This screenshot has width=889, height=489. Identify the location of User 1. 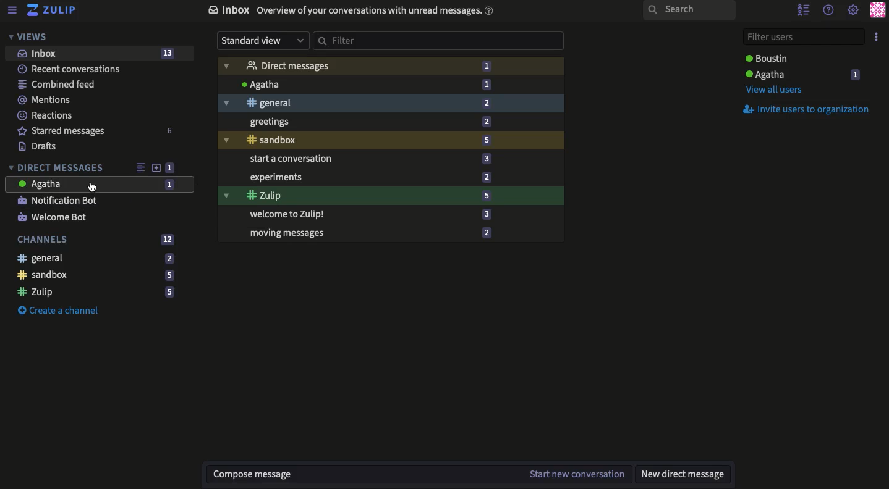
(802, 74).